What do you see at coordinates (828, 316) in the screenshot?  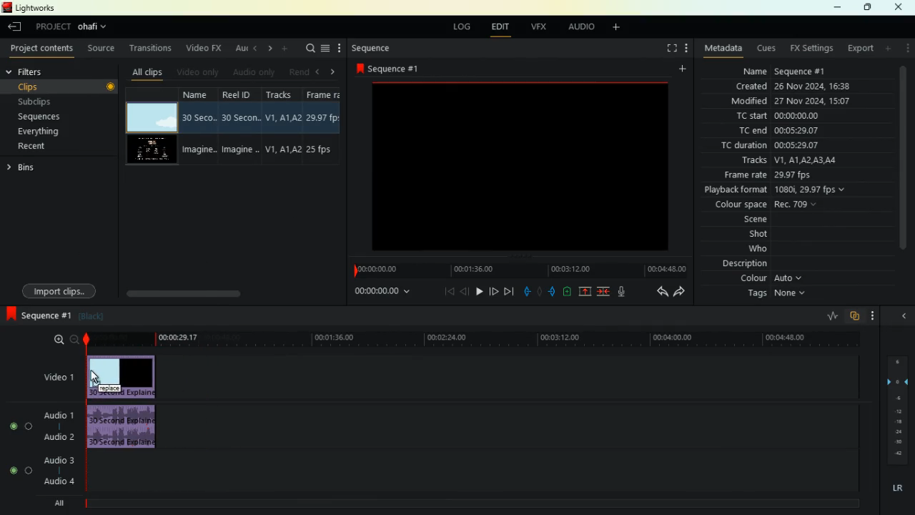 I see `rate` at bounding box center [828, 316].